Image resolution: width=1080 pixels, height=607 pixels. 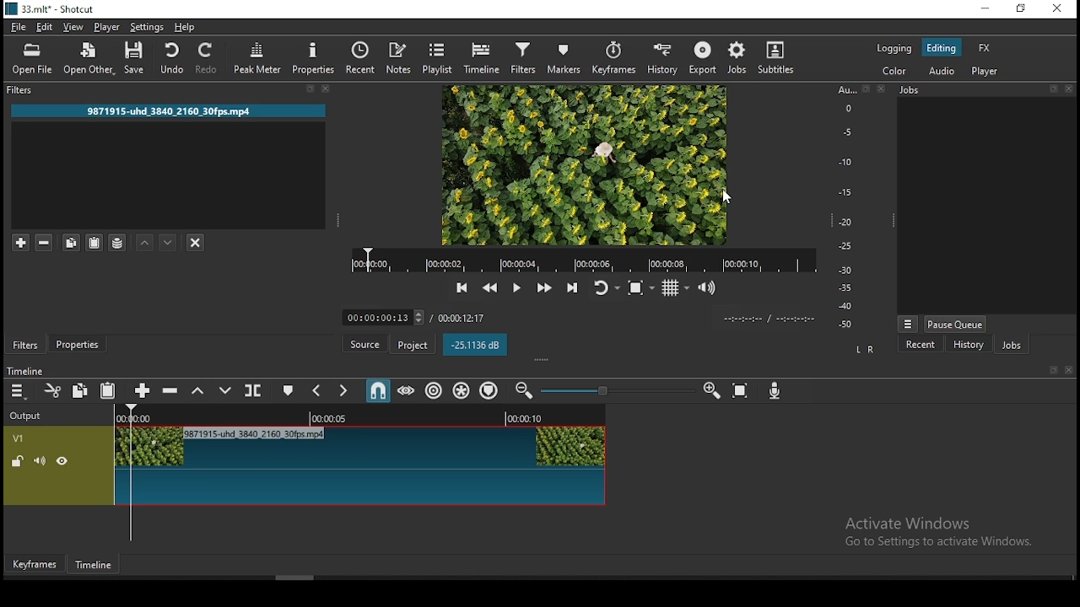 I want to click on close, so click(x=1069, y=372).